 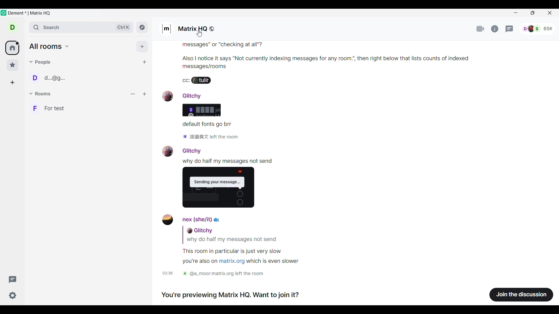 What do you see at coordinates (12, 83) in the screenshot?
I see `Create a space` at bounding box center [12, 83].